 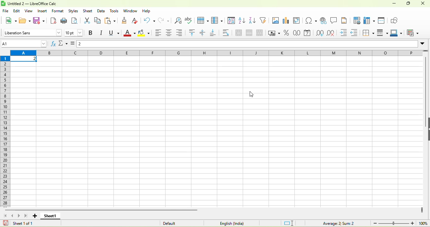 I want to click on row, so click(x=203, y=20).